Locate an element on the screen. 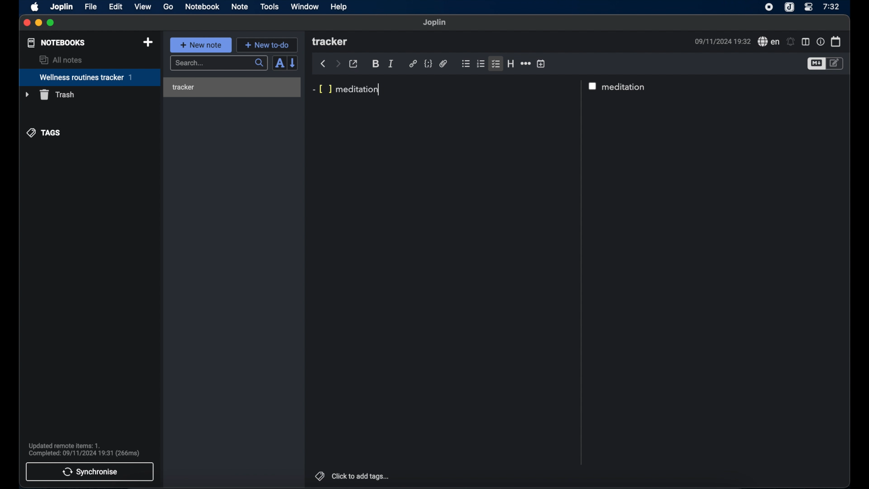  file is located at coordinates (91, 6).